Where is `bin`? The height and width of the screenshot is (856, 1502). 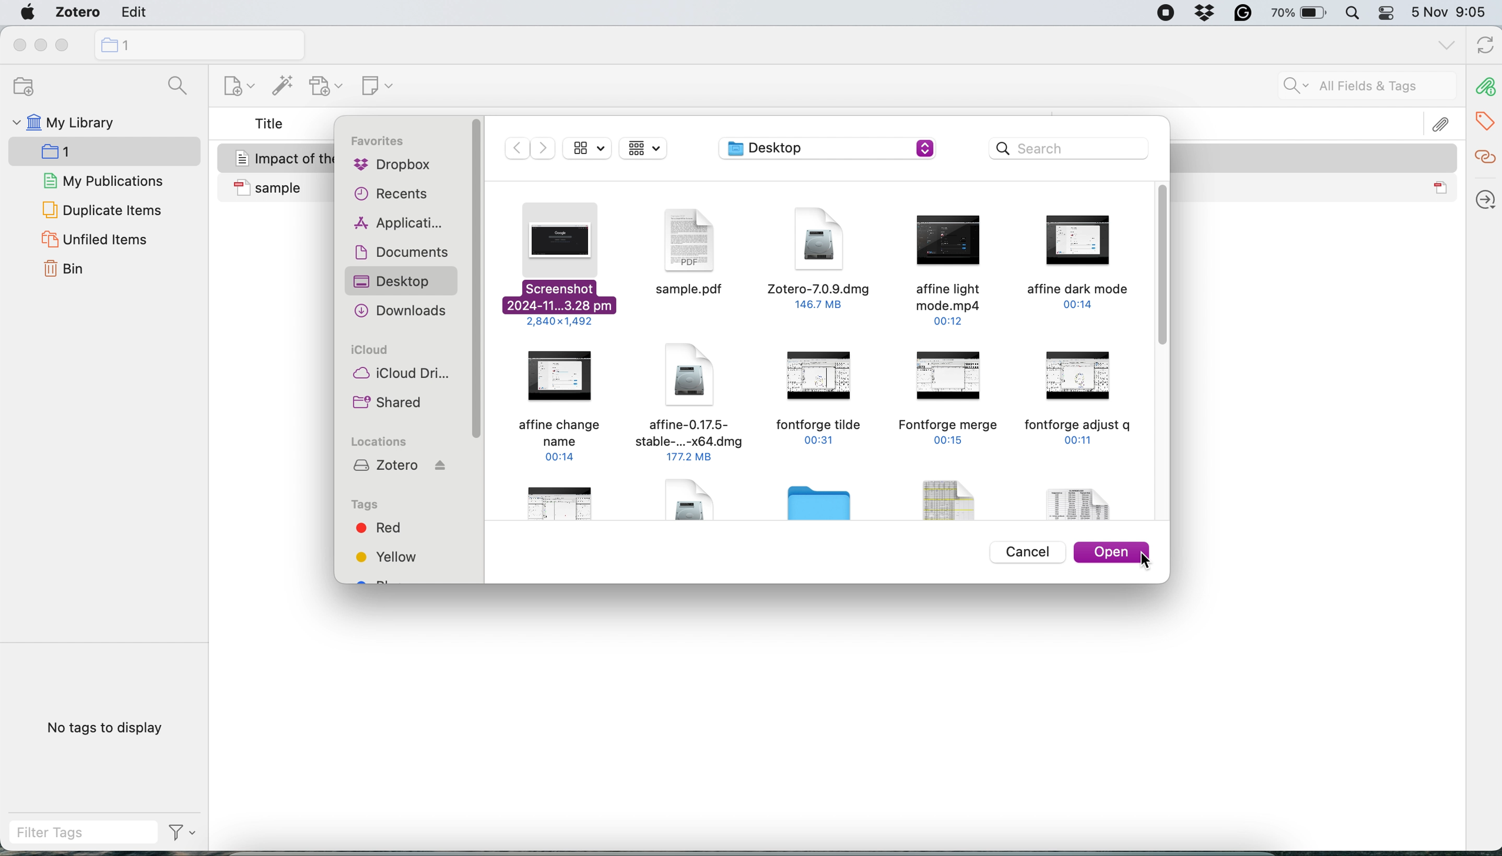 bin is located at coordinates (69, 270).